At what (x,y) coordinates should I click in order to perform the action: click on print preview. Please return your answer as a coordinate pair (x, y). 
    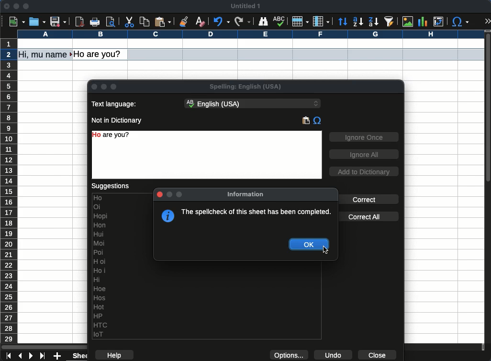
    Looking at the image, I should click on (112, 22).